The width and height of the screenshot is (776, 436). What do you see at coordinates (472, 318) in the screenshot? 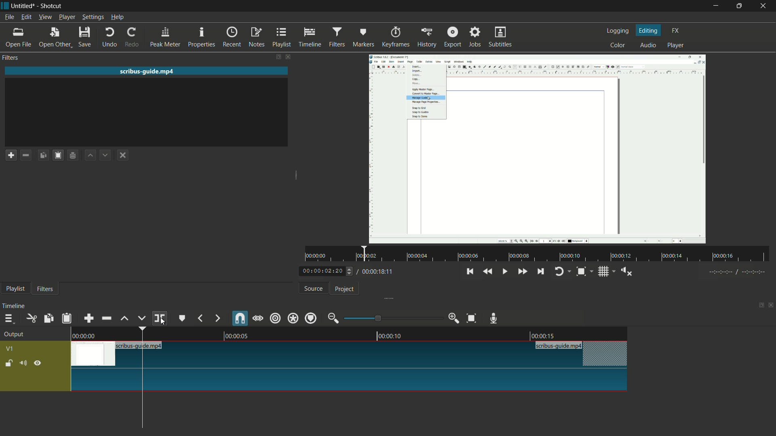
I see `zoom timeline to fit` at bounding box center [472, 318].